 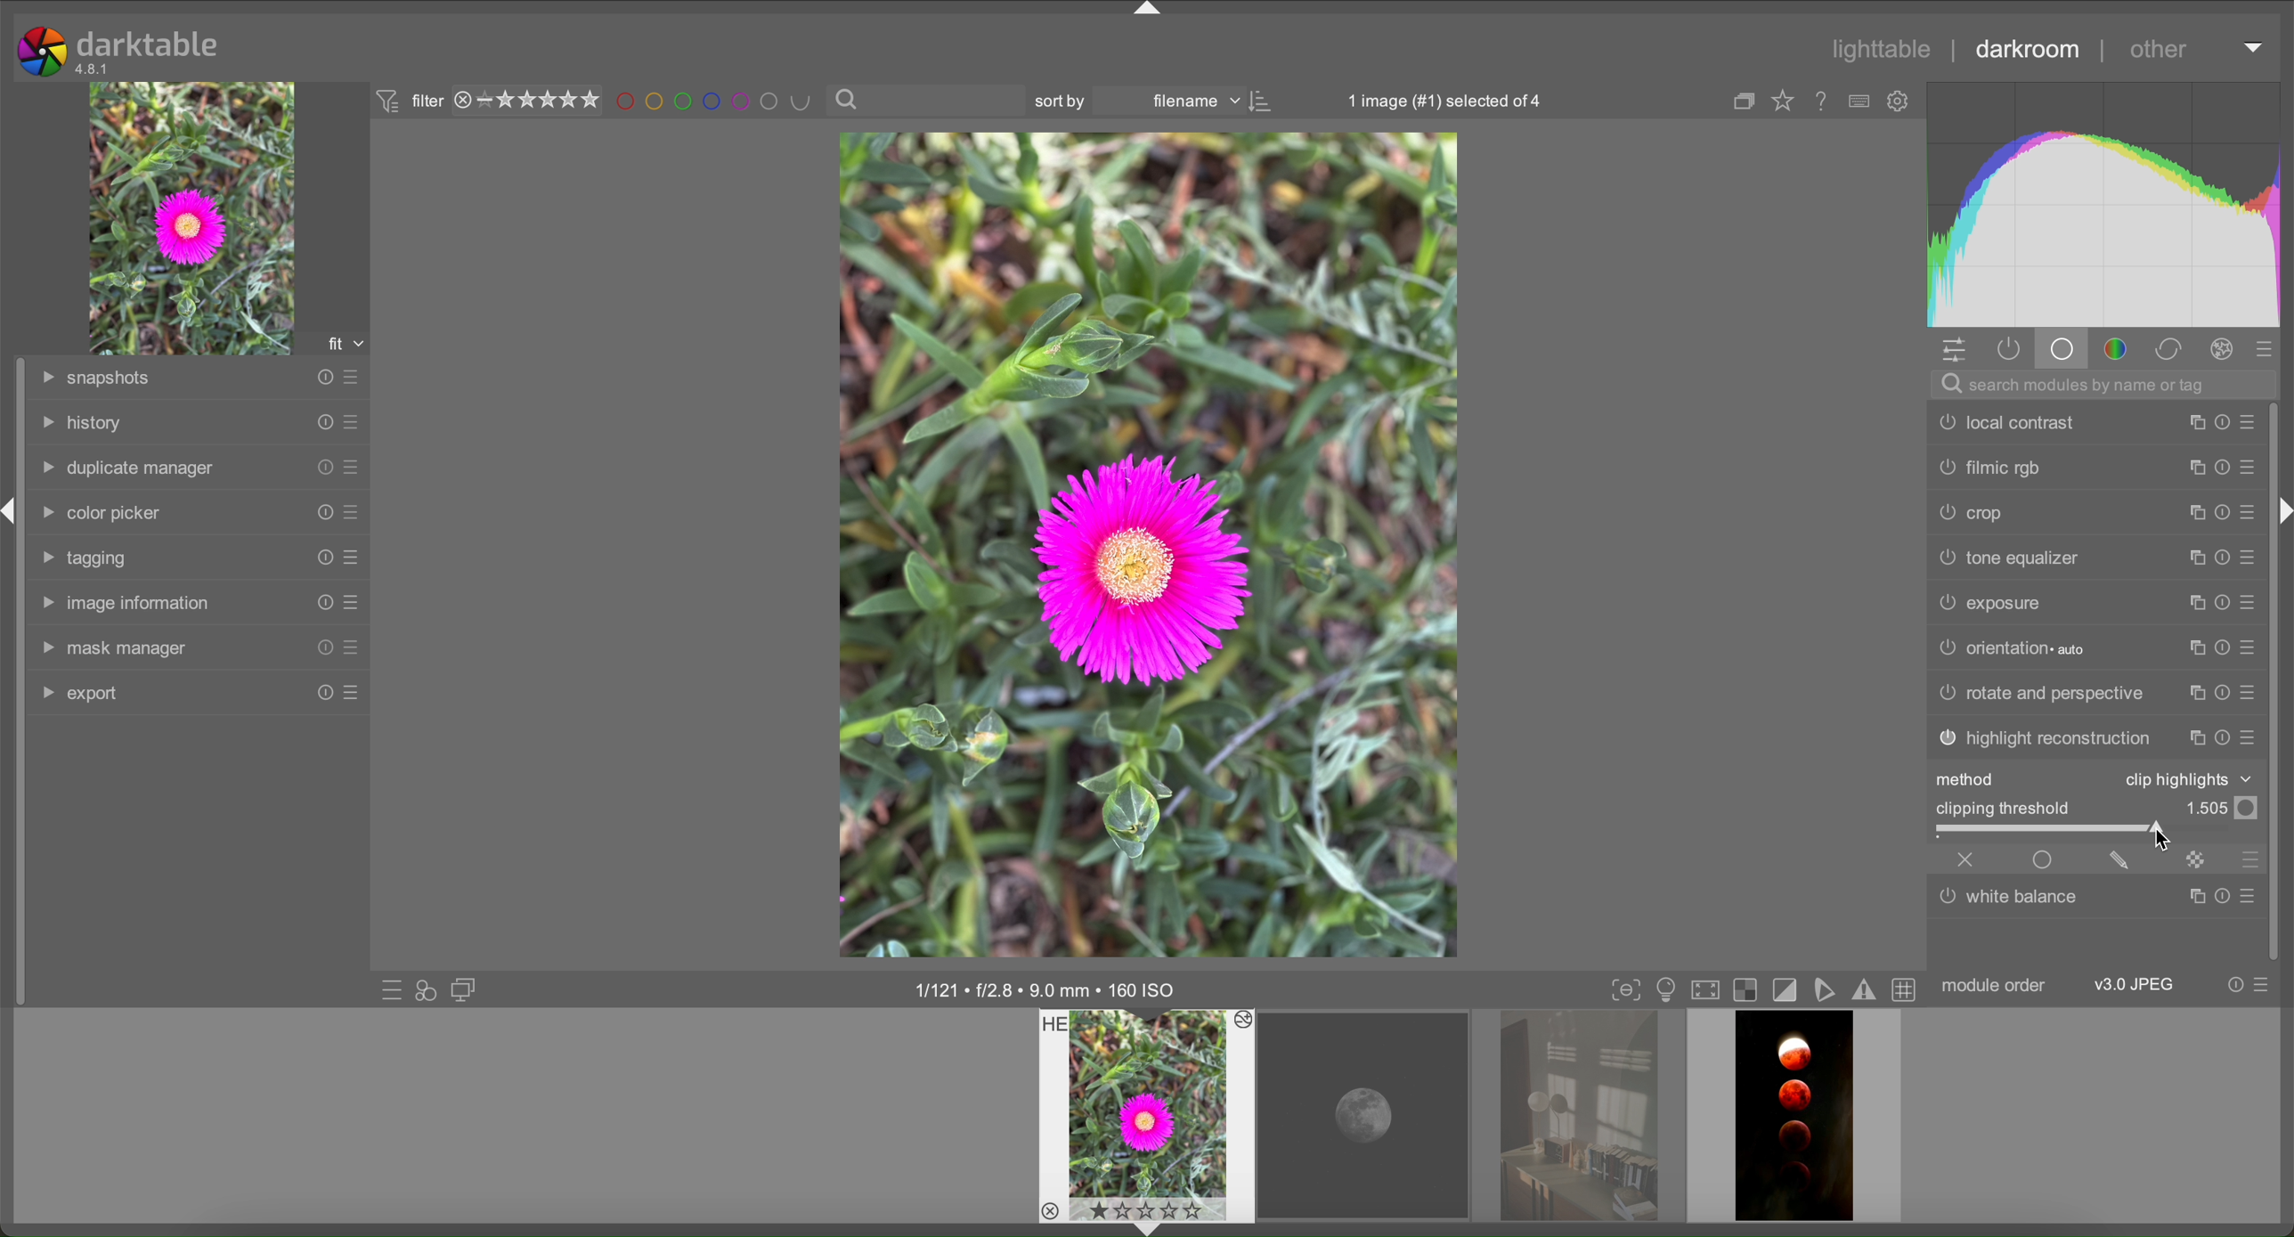 I want to click on type of overlays, so click(x=1861, y=102).